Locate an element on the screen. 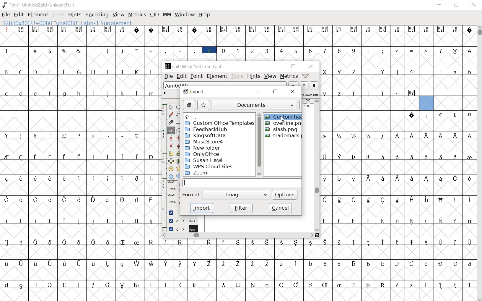  minimize is located at coordinates (276, 66).